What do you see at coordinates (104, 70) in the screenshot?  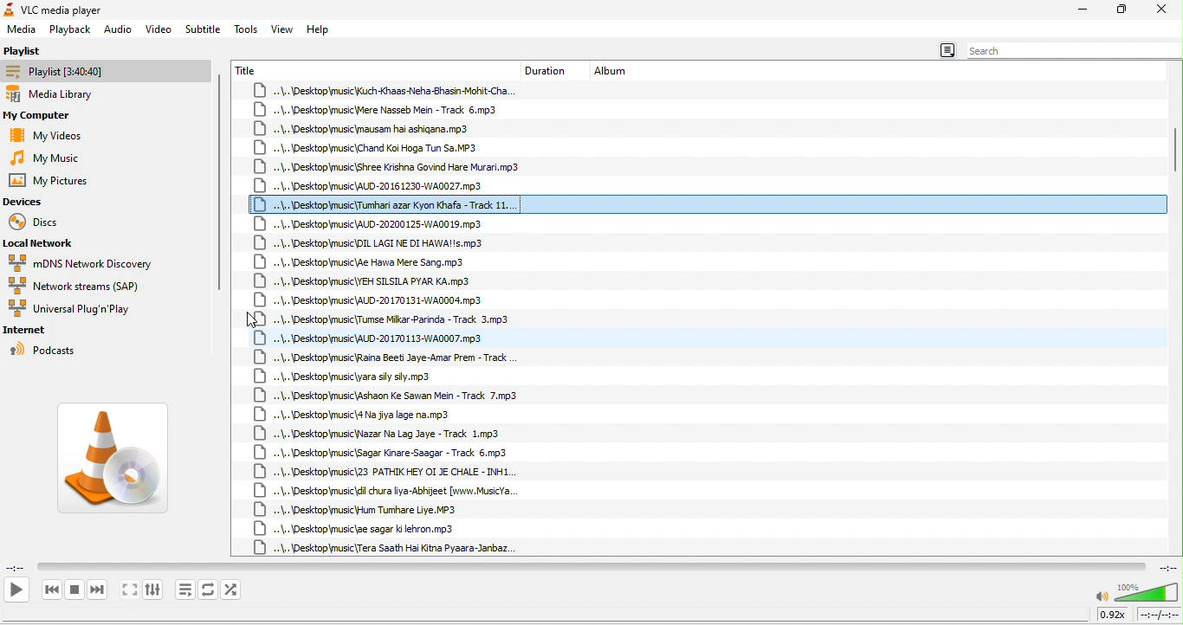 I see `playlist [3:34:32]` at bounding box center [104, 70].